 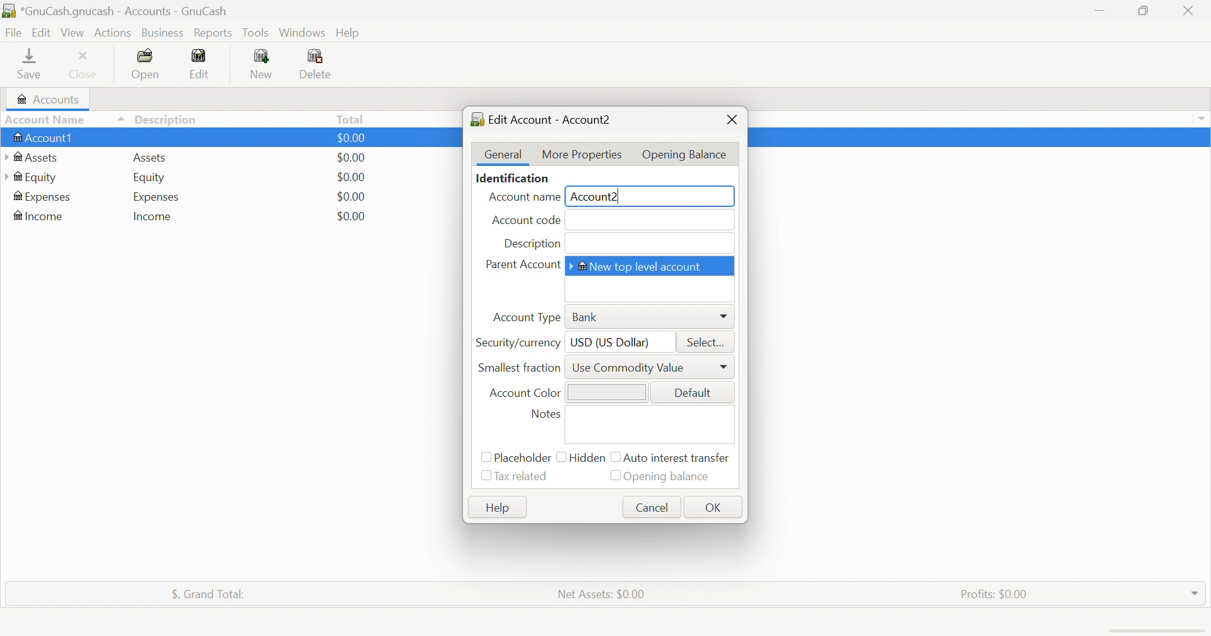 I want to click on Save, so click(x=33, y=64).